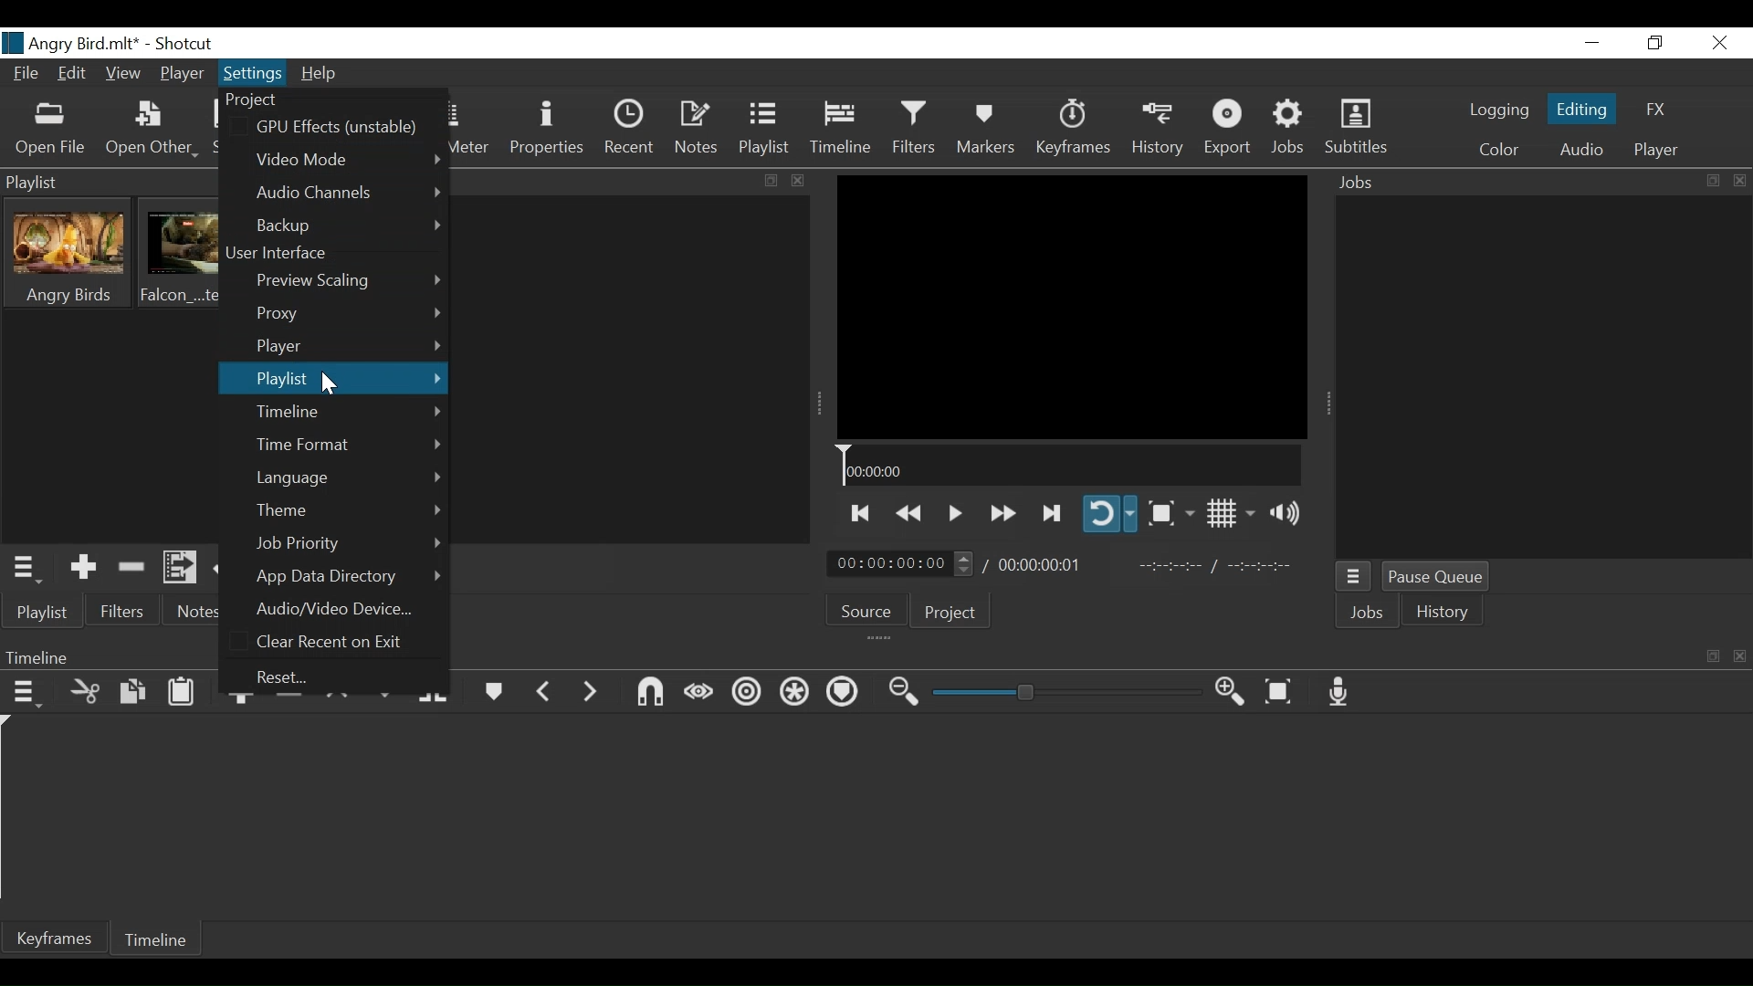  What do you see at coordinates (1716, 662) in the screenshot?
I see `maximize` at bounding box center [1716, 662].